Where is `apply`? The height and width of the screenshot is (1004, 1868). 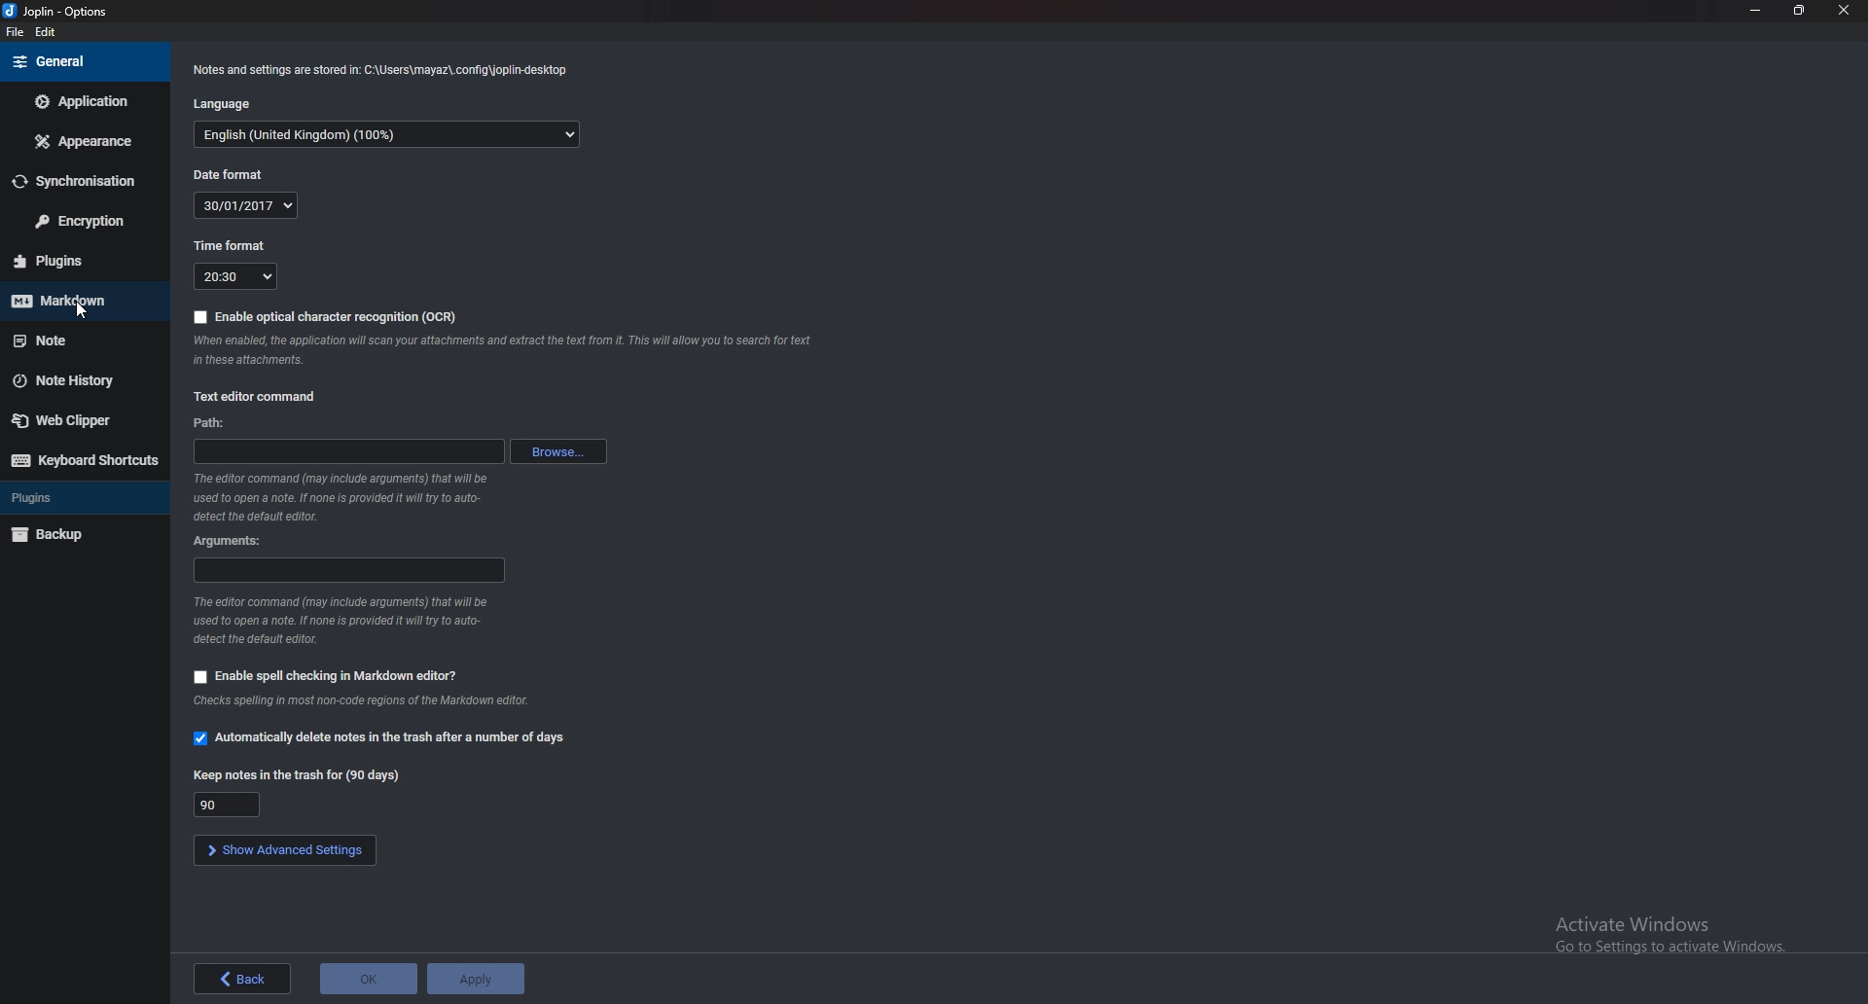 apply is located at coordinates (478, 980).